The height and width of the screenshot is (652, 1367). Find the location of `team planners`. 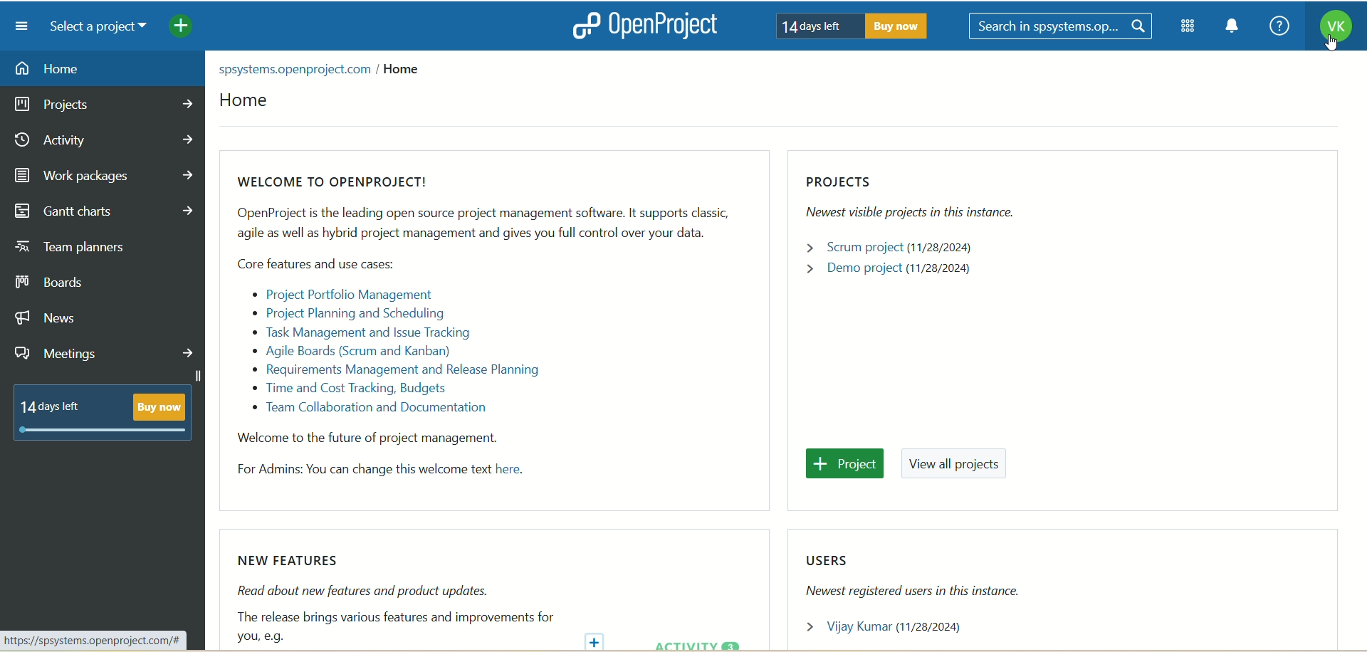

team planners is located at coordinates (88, 250).